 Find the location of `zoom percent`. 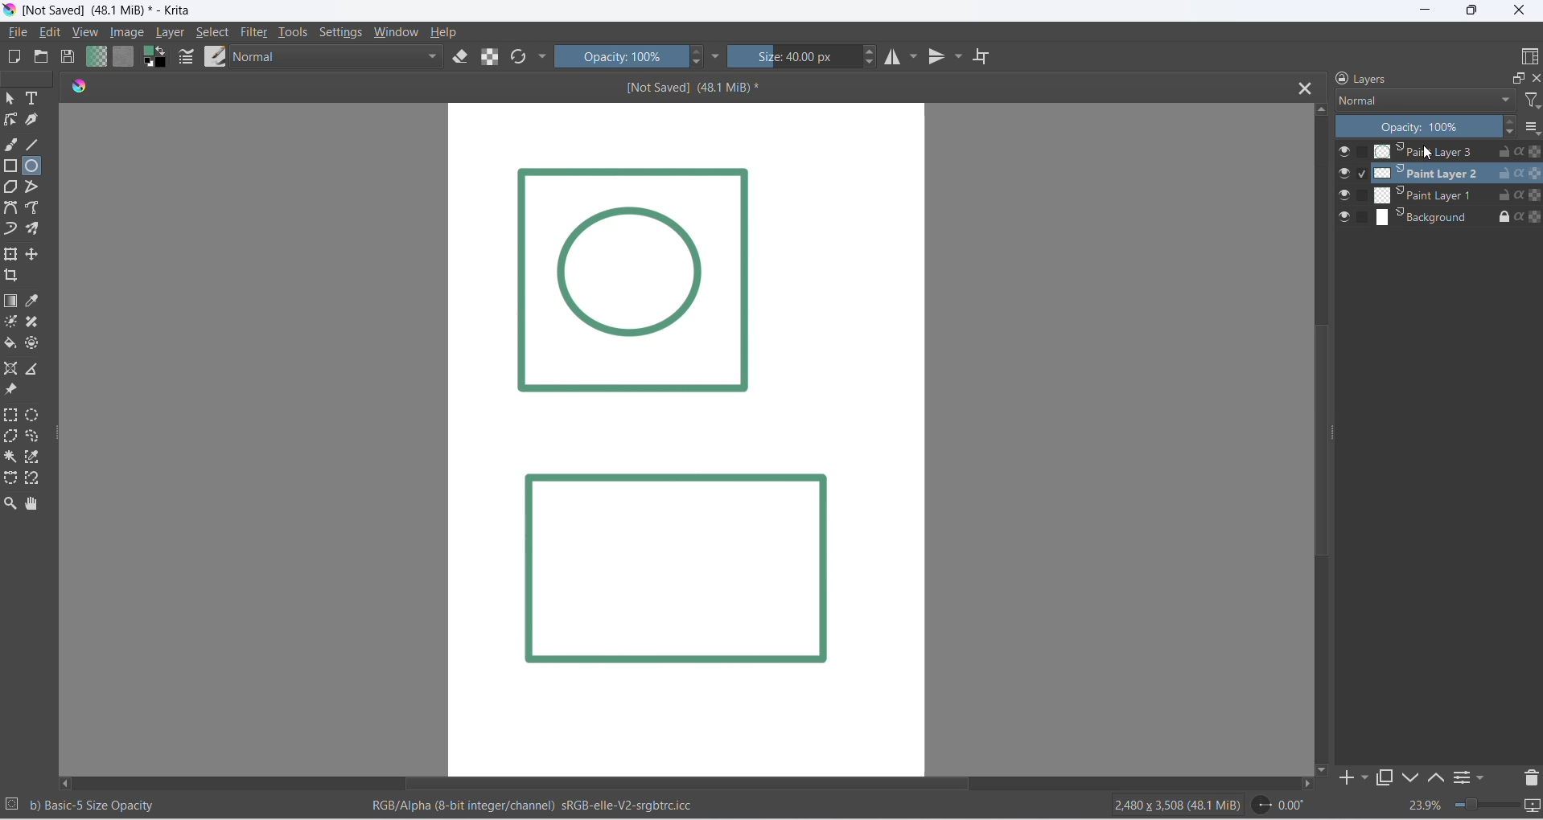

zoom percent is located at coordinates (1425, 806).